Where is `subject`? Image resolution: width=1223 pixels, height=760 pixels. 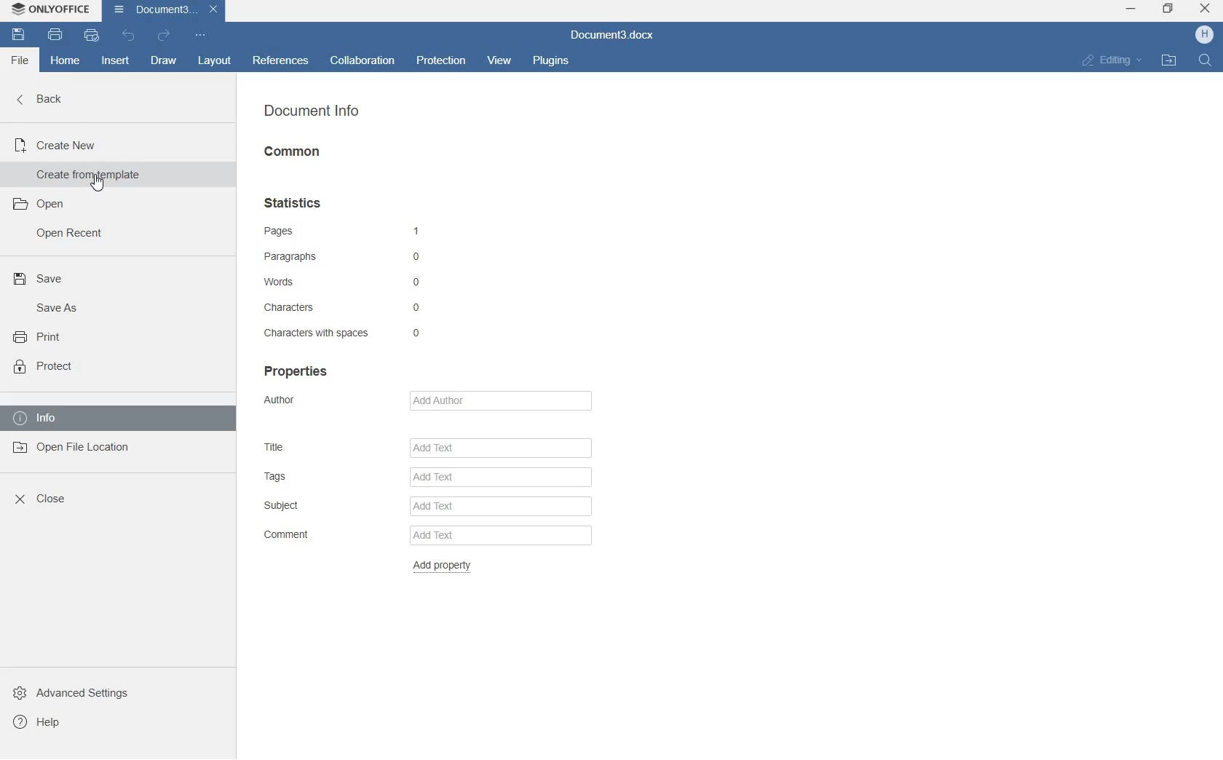
subject is located at coordinates (296, 506).